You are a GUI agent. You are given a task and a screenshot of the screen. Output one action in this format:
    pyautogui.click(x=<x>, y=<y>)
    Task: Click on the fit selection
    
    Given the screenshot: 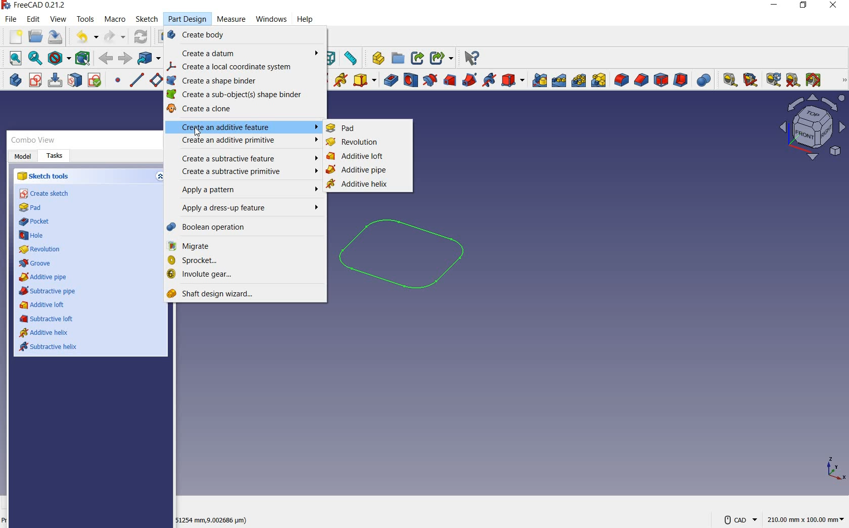 What is the action you would take?
    pyautogui.click(x=35, y=59)
    